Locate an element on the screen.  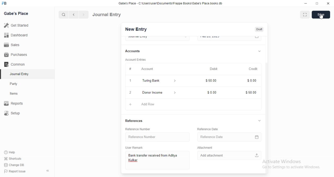
Accounts. is located at coordinates (135, 51).